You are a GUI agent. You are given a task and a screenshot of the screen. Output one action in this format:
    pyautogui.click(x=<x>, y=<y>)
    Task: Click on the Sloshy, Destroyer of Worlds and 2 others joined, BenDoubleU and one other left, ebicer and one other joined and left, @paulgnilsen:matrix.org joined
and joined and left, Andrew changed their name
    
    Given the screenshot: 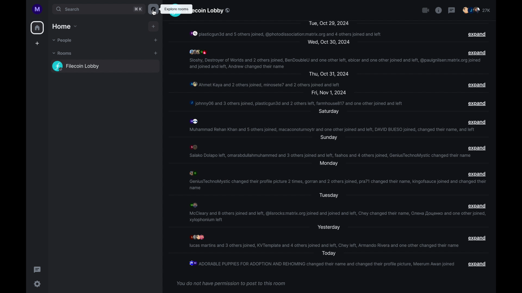 What is the action you would take?
    pyautogui.click(x=335, y=63)
    